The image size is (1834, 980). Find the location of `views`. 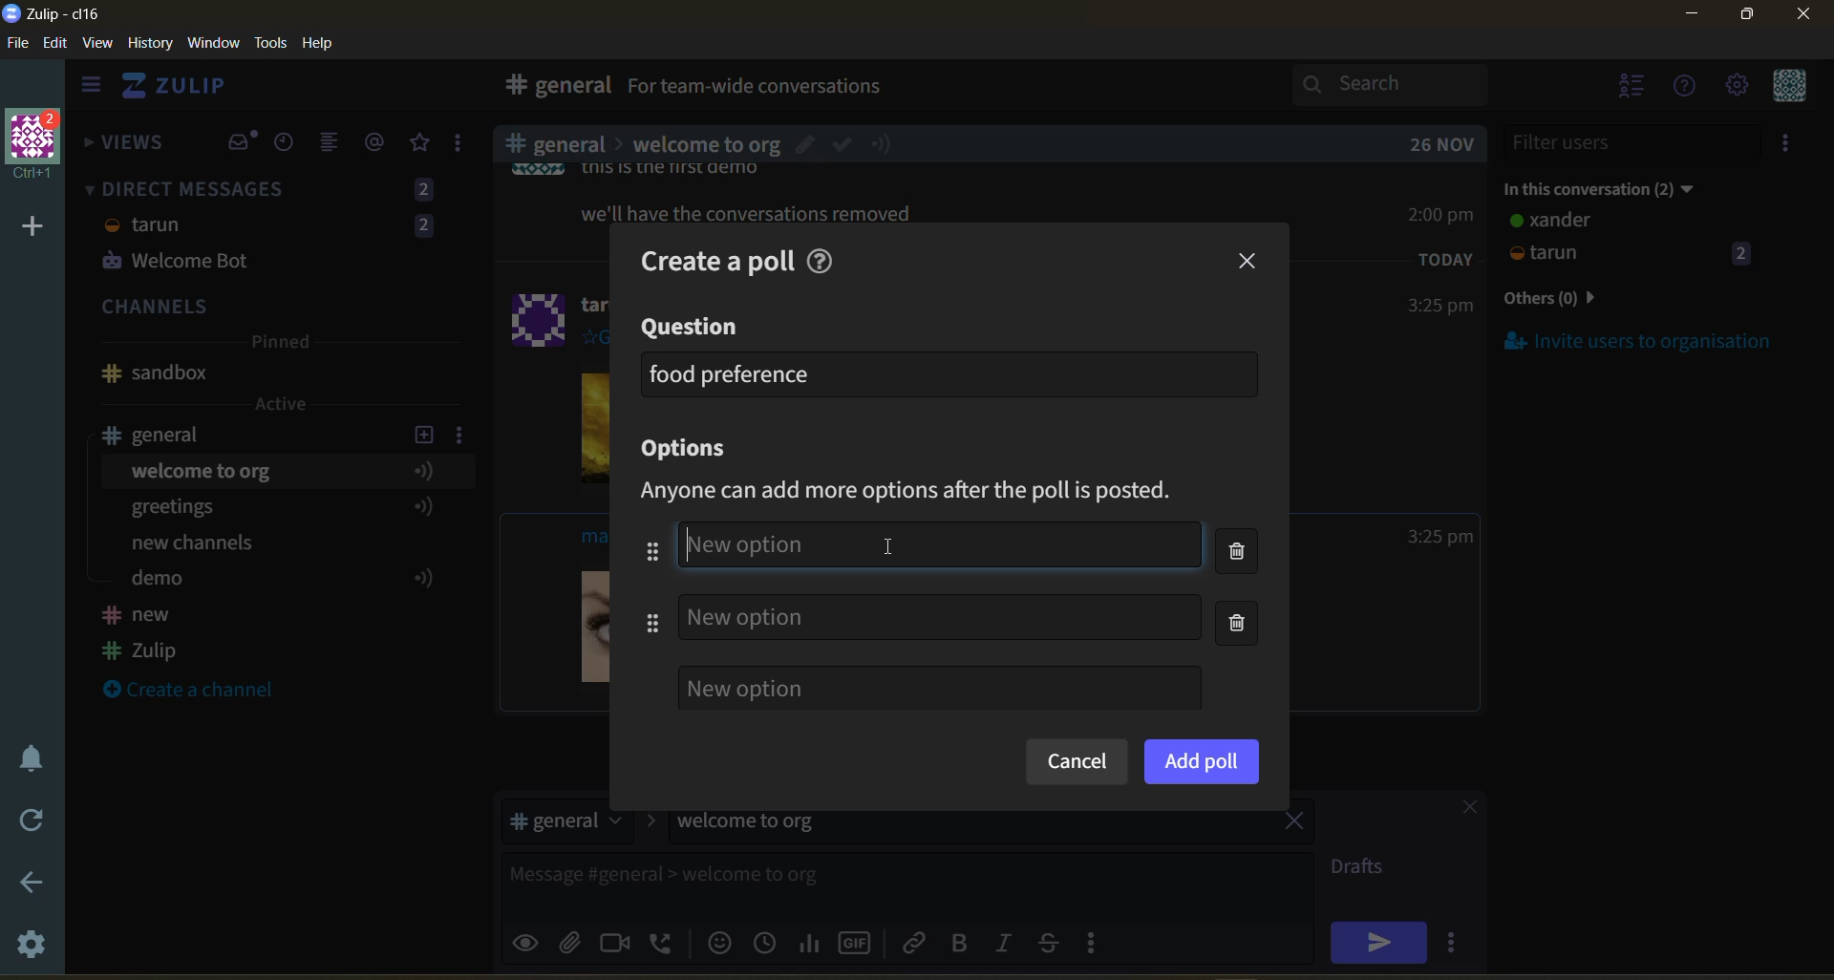

views is located at coordinates (125, 148).